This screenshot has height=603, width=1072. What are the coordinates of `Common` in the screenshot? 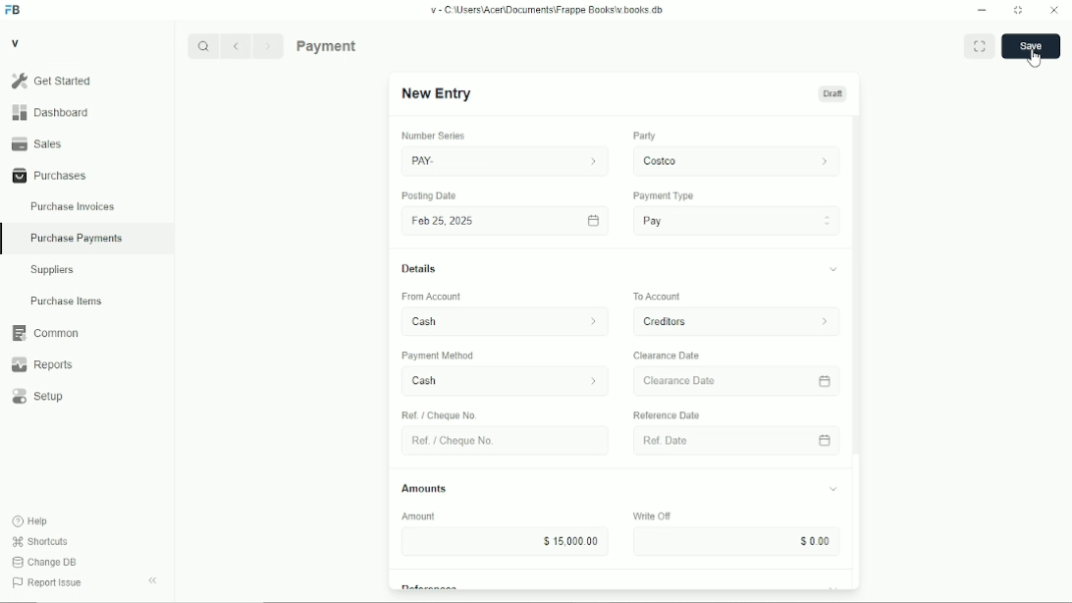 It's located at (87, 333).